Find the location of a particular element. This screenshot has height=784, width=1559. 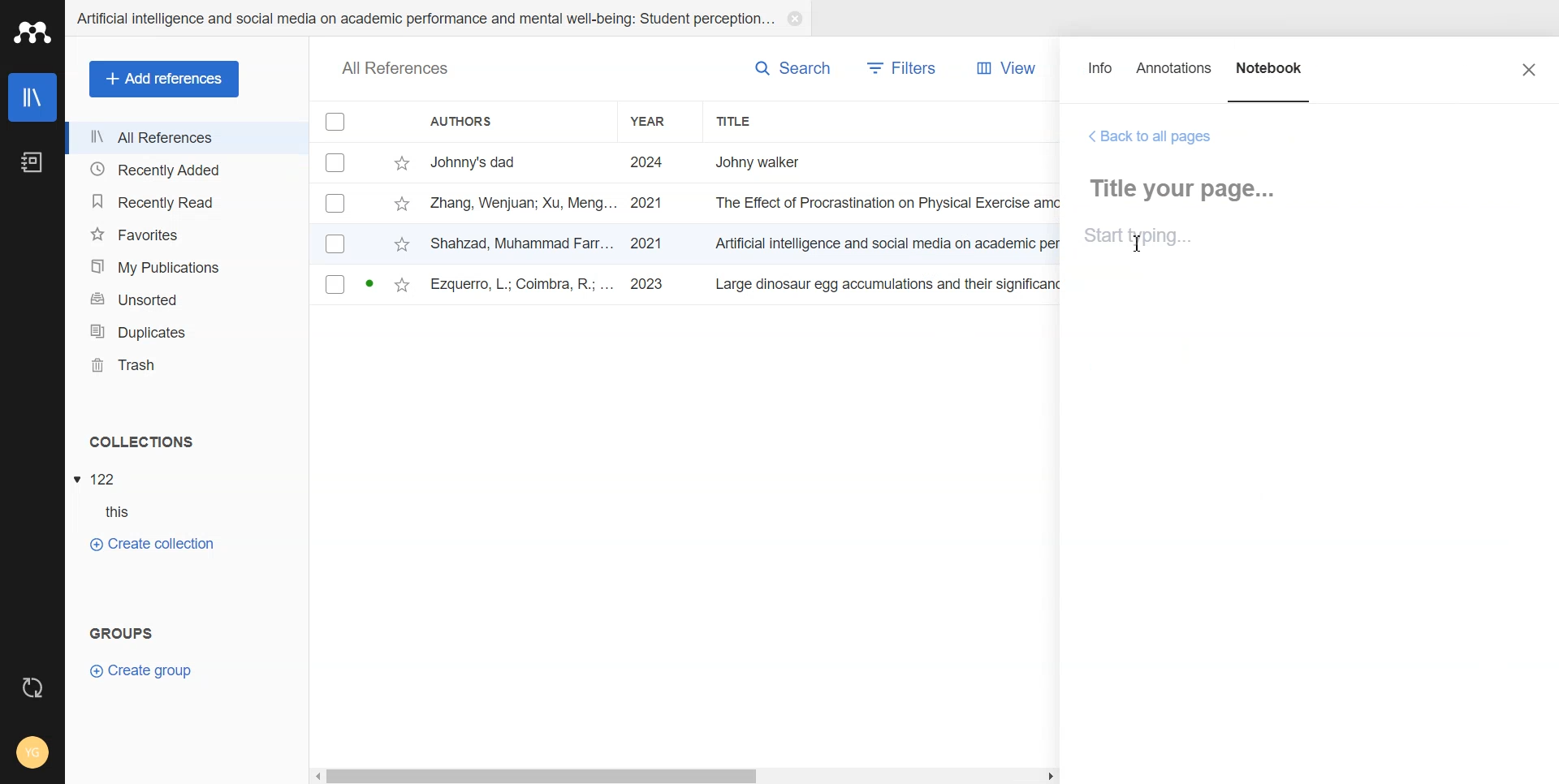

Duplicates is located at coordinates (186, 332).